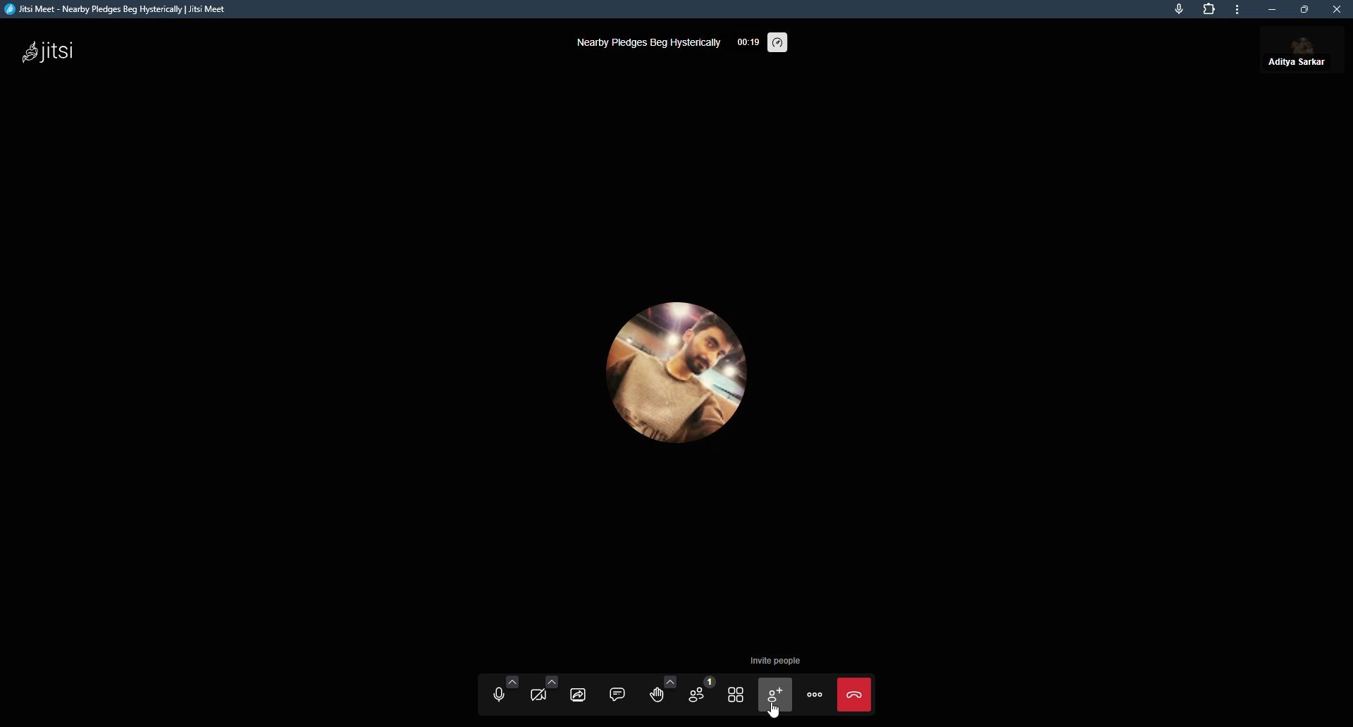  I want to click on toggle tile view, so click(734, 695).